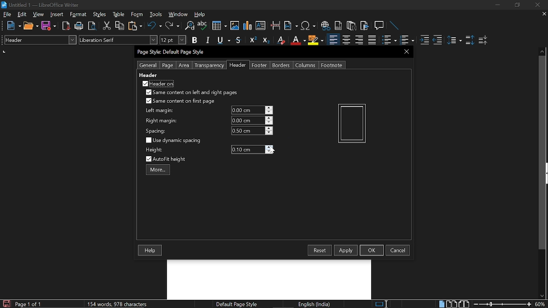  What do you see at coordinates (79, 26) in the screenshot?
I see `Print` at bounding box center [79, 26].